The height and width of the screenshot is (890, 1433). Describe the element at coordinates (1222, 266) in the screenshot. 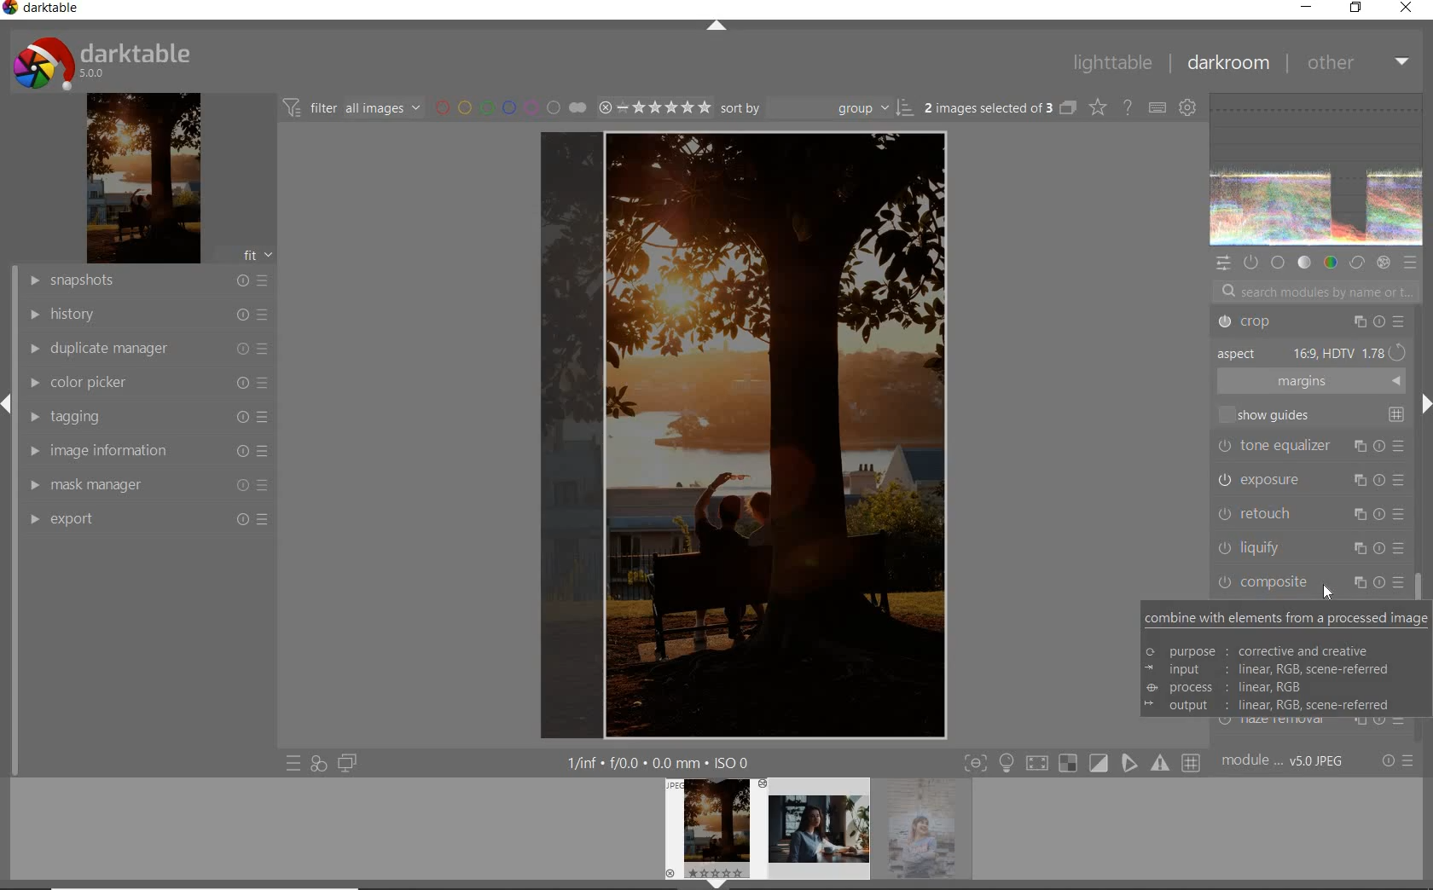

I see `quick access panel` at that location.